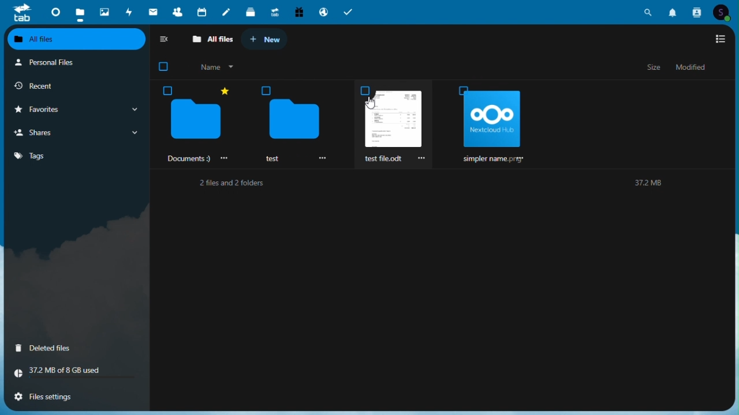 This screenshot has width=739, height=415. I want to click on mail, so click(154, 11).